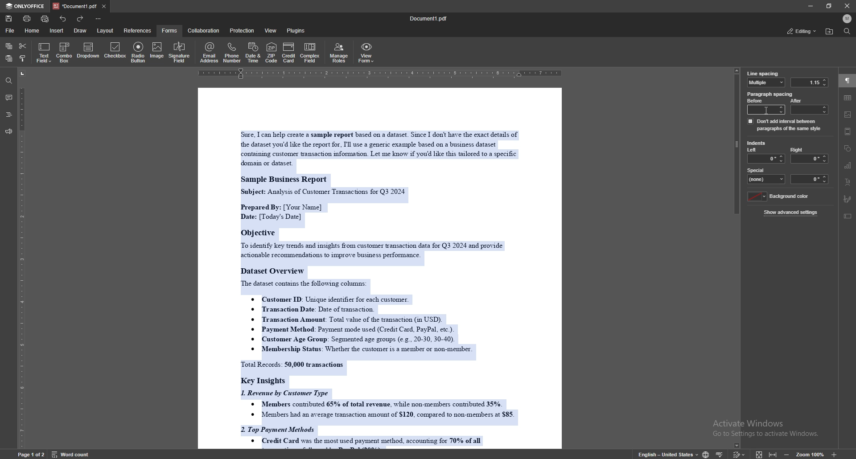 The width and height of the screenshot is (856, 459). What do you see at coordinates (82, 30) in the screenshot?
I see `draw` at bounding box center [82, 30].